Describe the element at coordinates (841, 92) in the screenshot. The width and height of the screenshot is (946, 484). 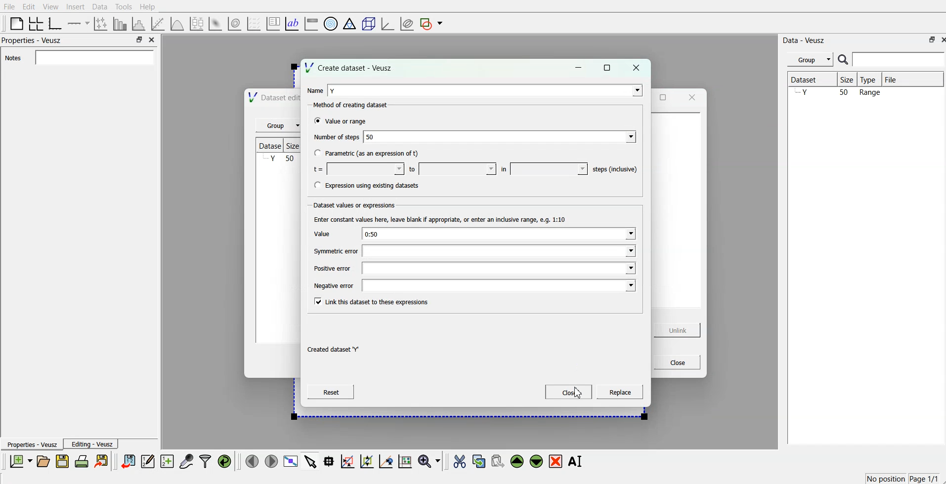
I see `Y 50 Range` at that location.